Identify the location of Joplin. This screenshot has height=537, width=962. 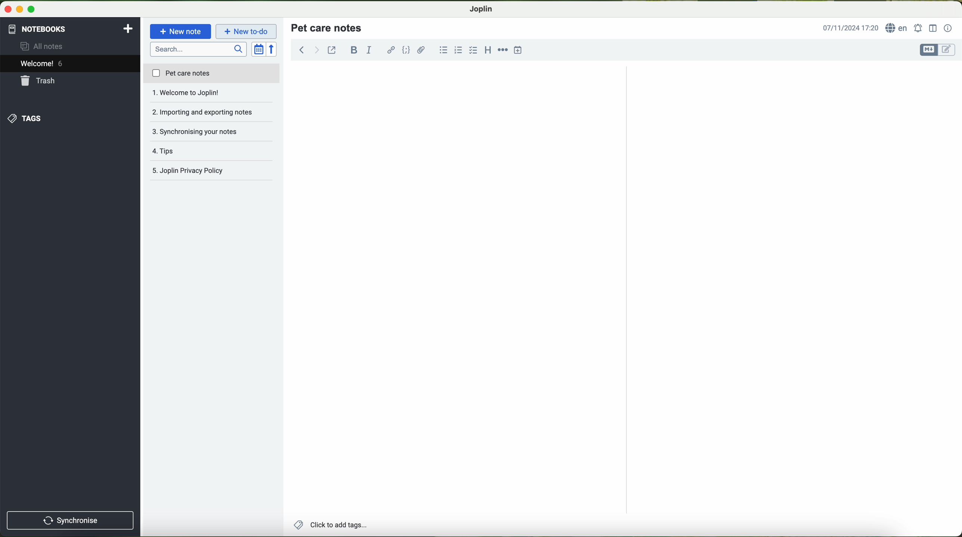
(481, 8).